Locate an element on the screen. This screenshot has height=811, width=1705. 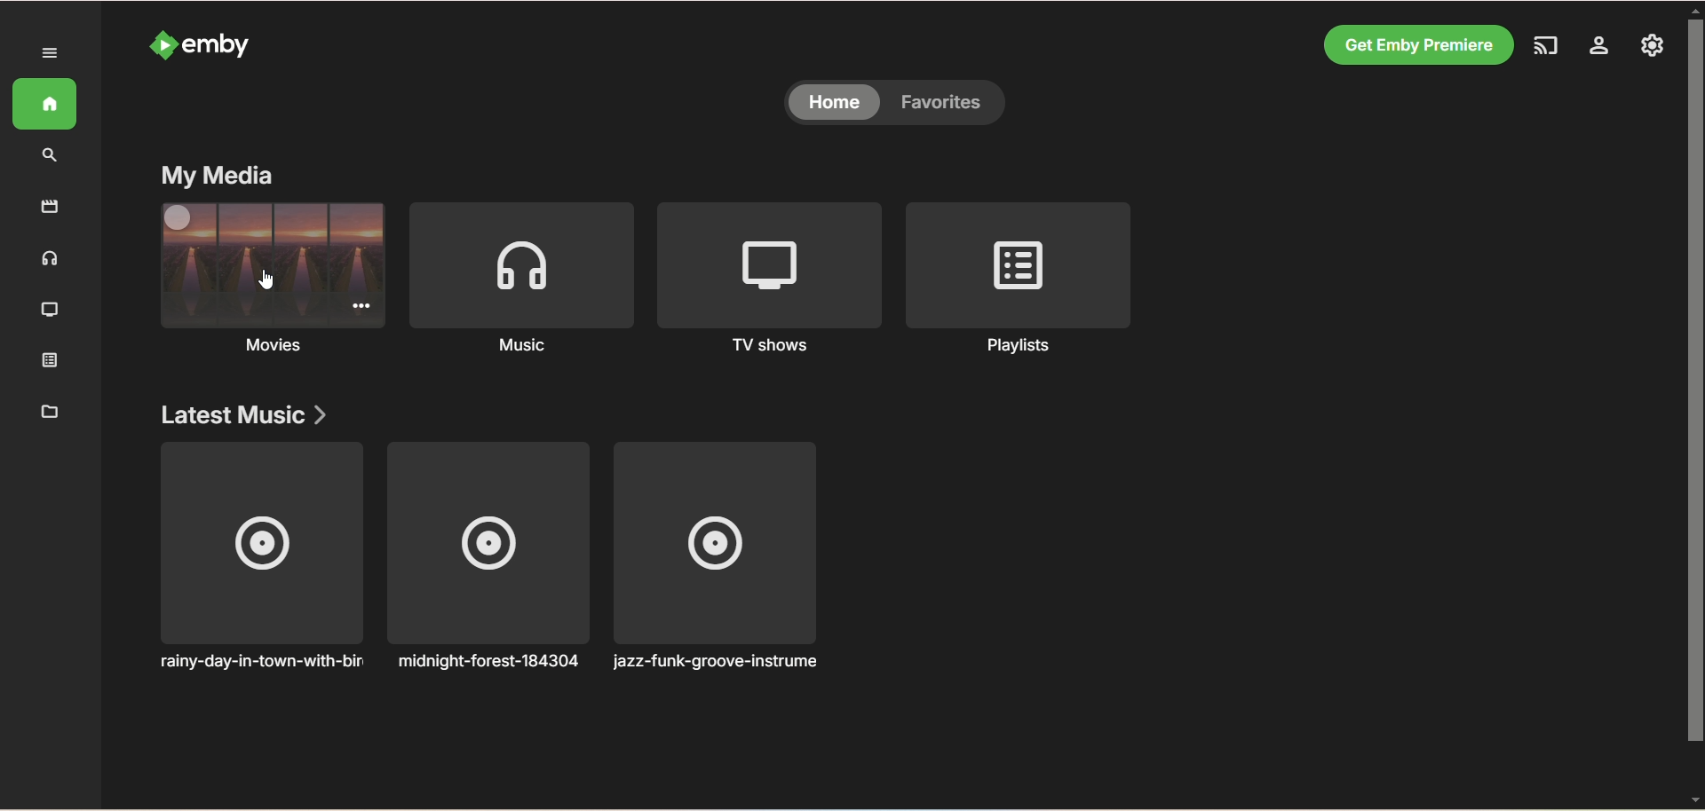
settings is located at coordinates (1653, 46).